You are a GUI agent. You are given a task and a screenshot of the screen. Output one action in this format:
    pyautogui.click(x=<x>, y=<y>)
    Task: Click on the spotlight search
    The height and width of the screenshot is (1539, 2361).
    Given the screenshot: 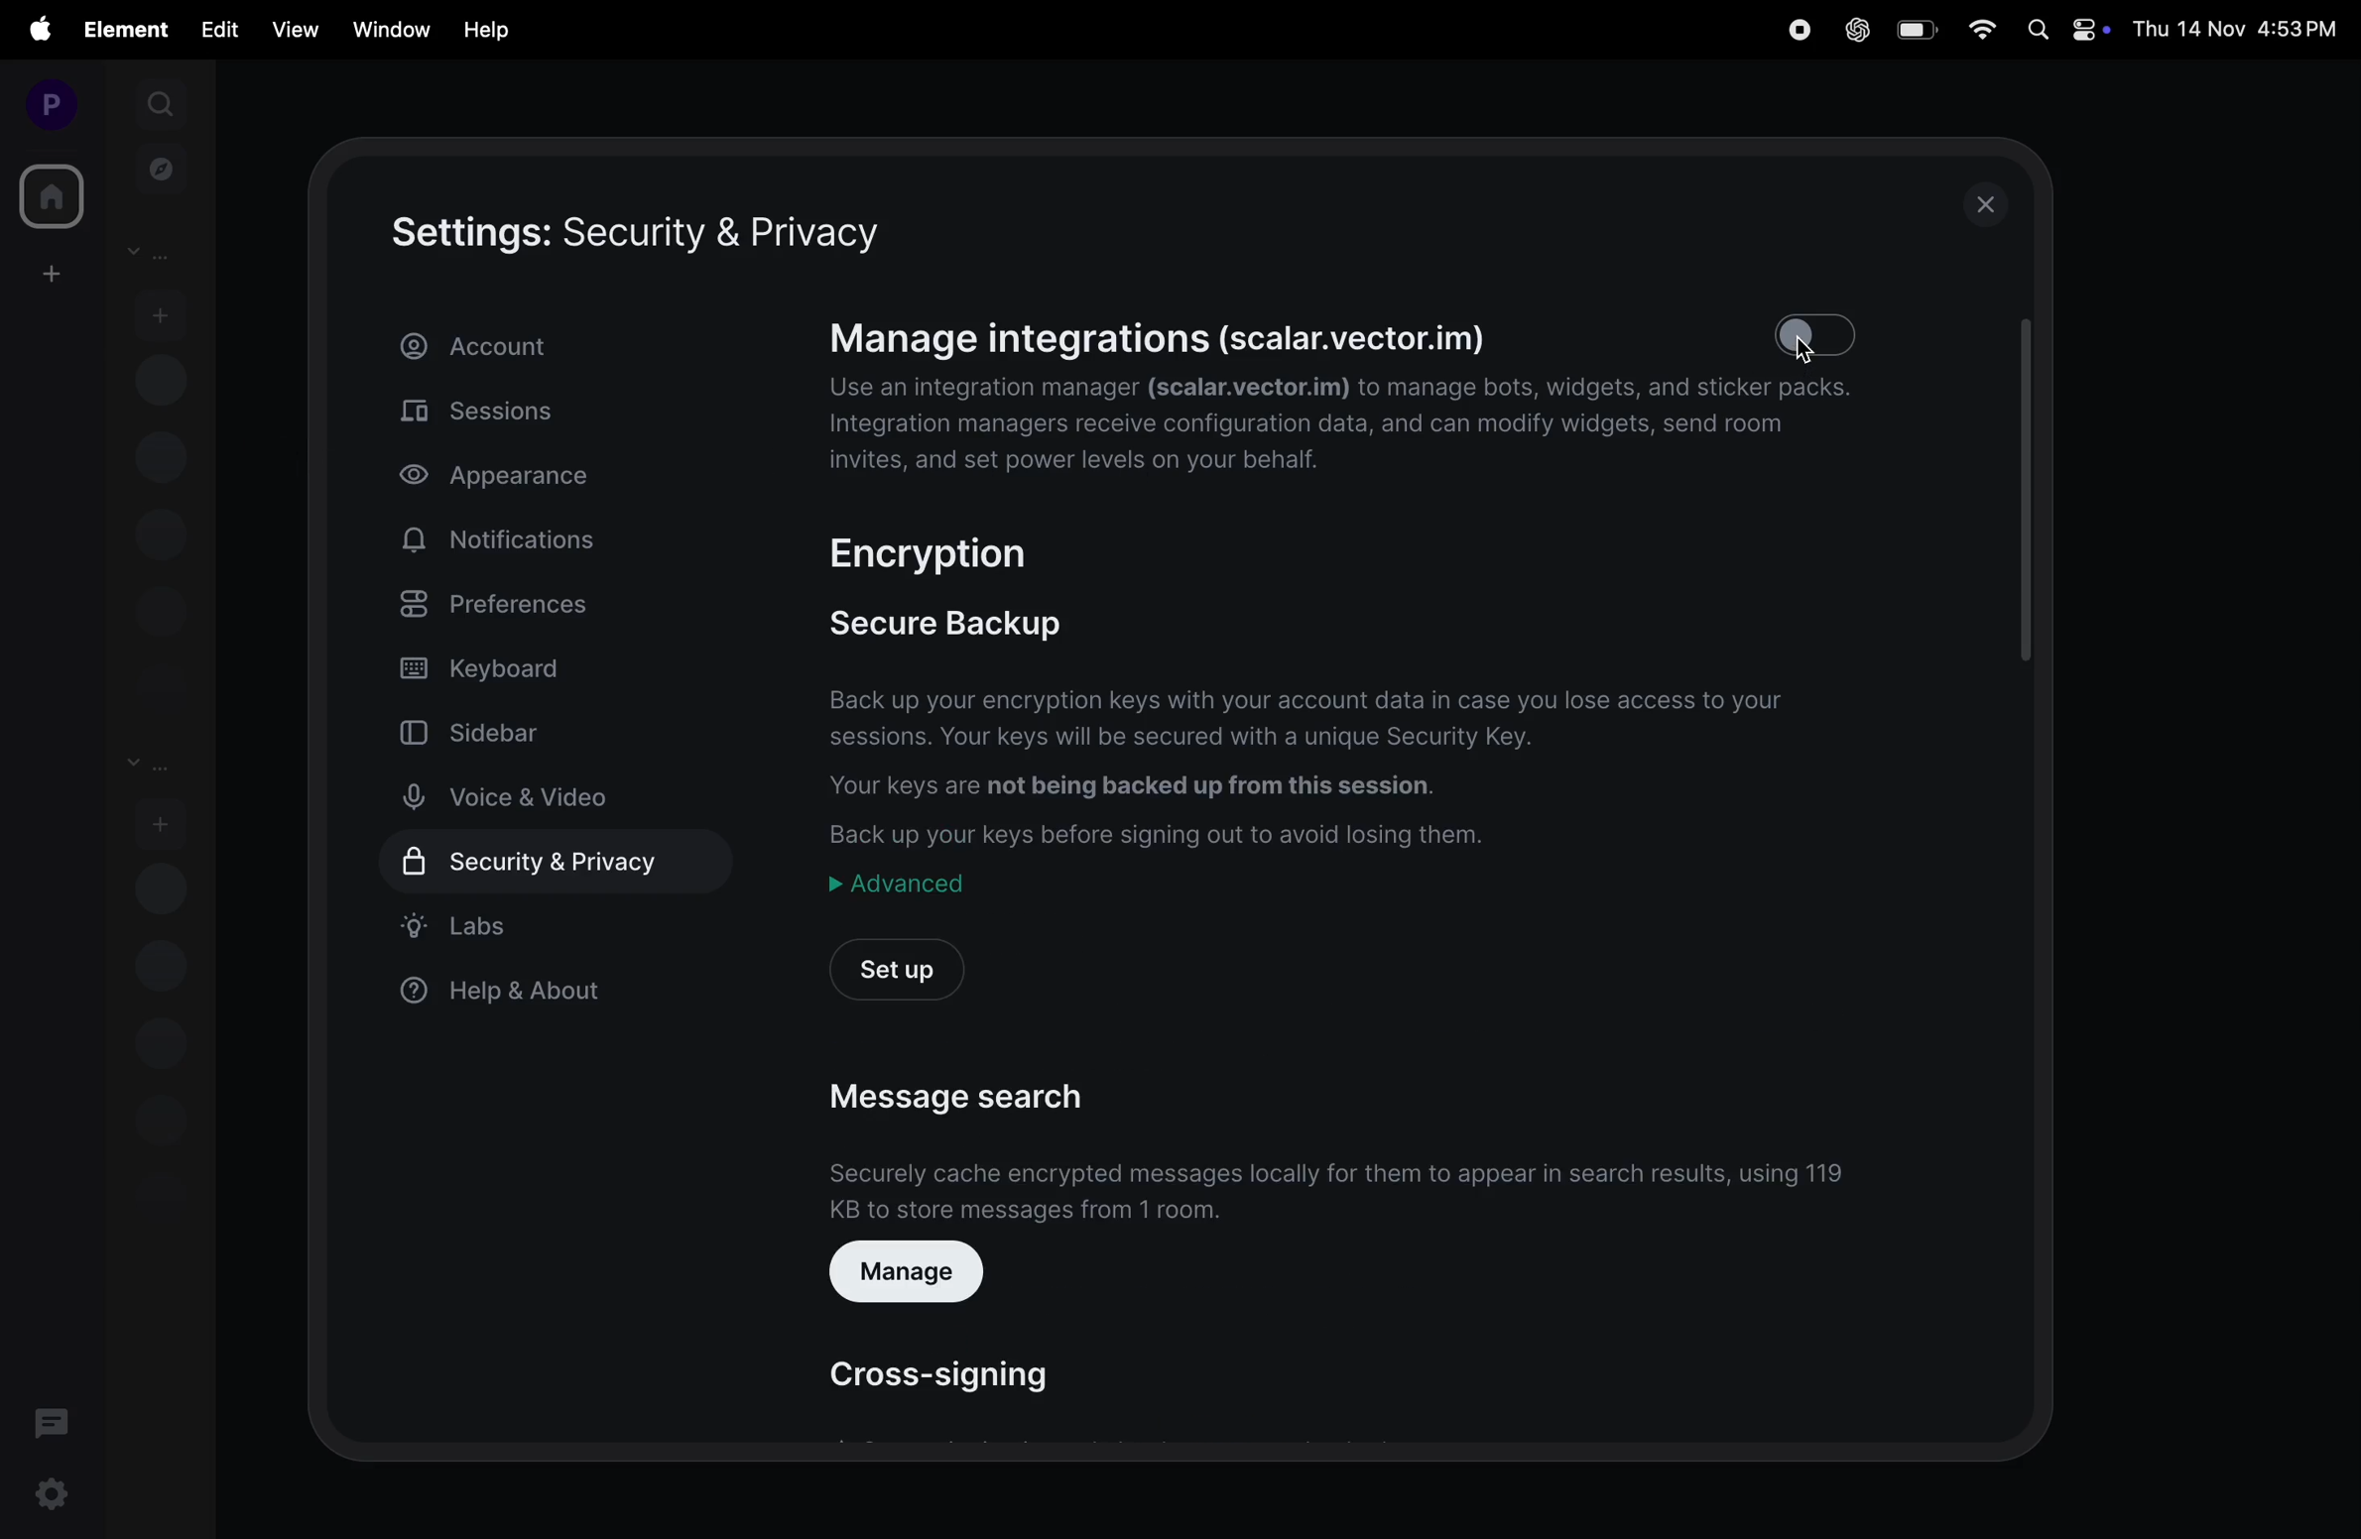 What is the action you would take?
    pyautogui.click(x=2037, y=28)
    